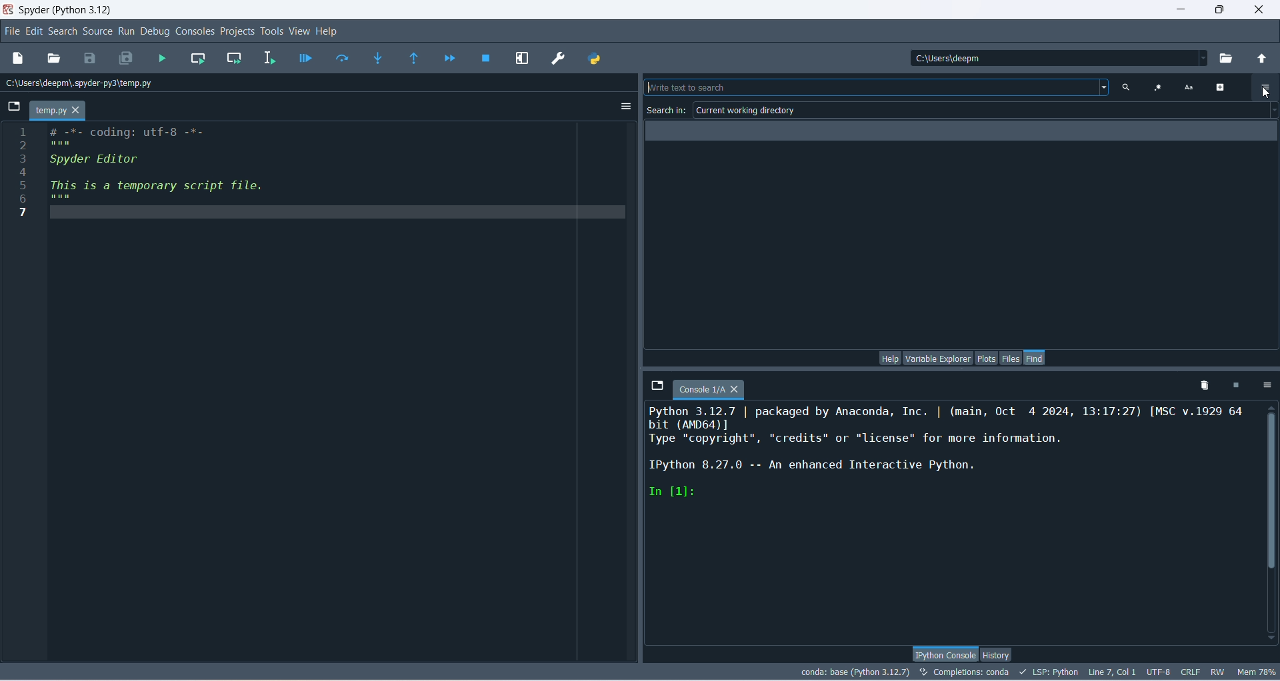 The height and width of the screenshot is (681, 1280). What do you see at coordinates (1011, 358) in the screenshot?
I see `files` at bounding box center [1011, 358].